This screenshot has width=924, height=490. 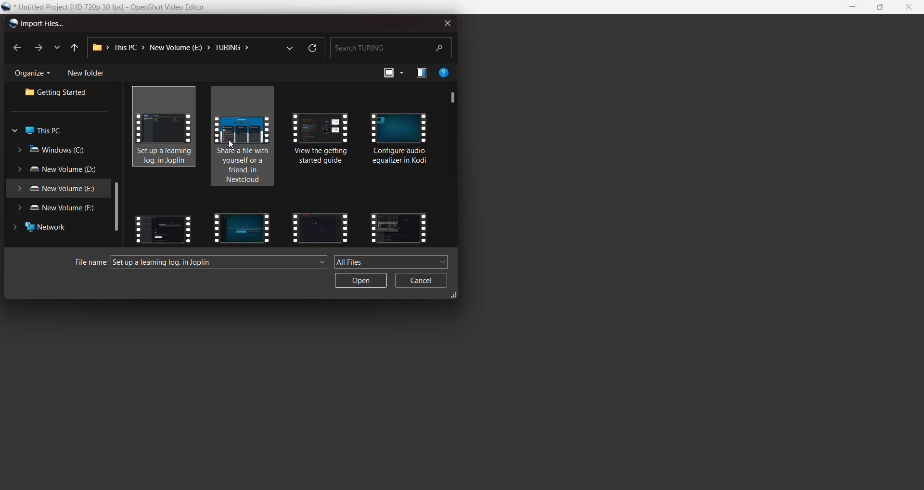 I want to click on videos, so click(x=321, y=226).